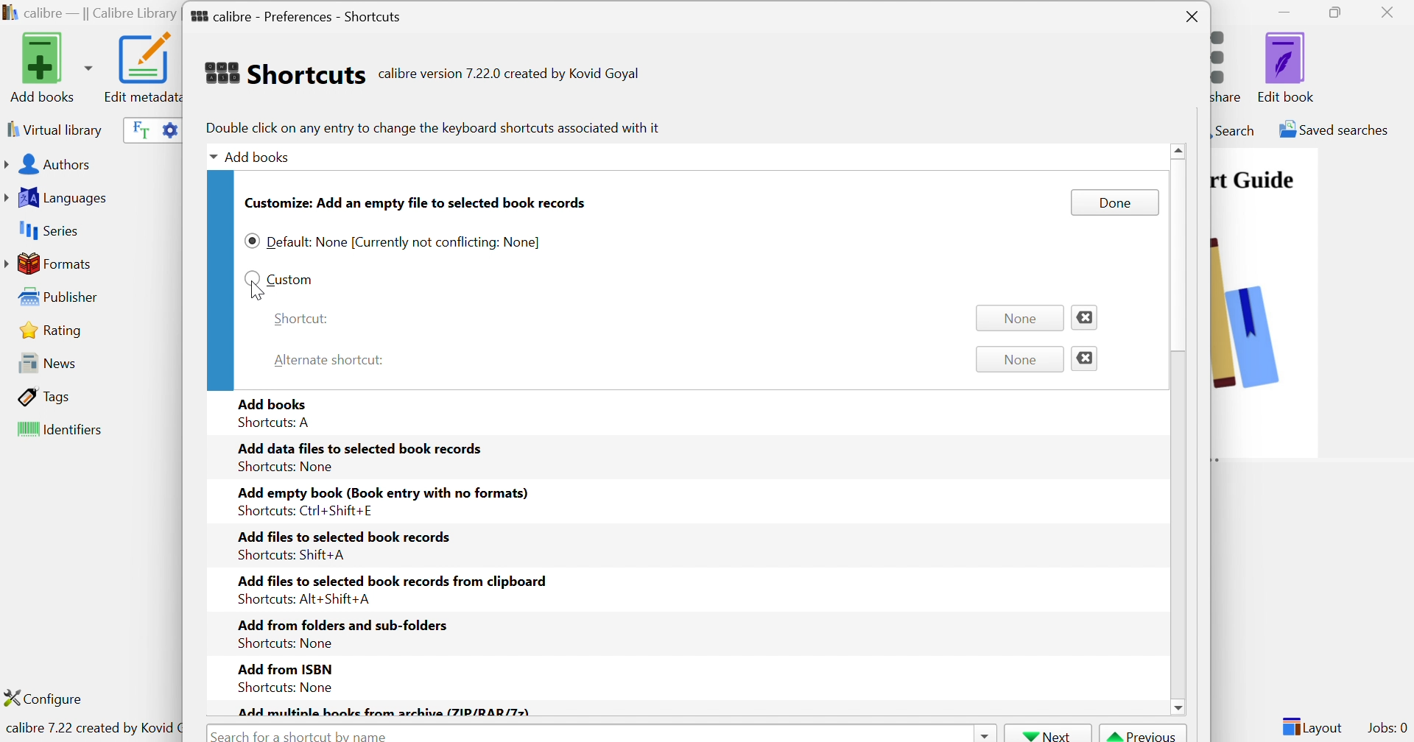 The width and height of the screenshot is (1414, 742). I want to click on Minimize, so click(1284, 11).